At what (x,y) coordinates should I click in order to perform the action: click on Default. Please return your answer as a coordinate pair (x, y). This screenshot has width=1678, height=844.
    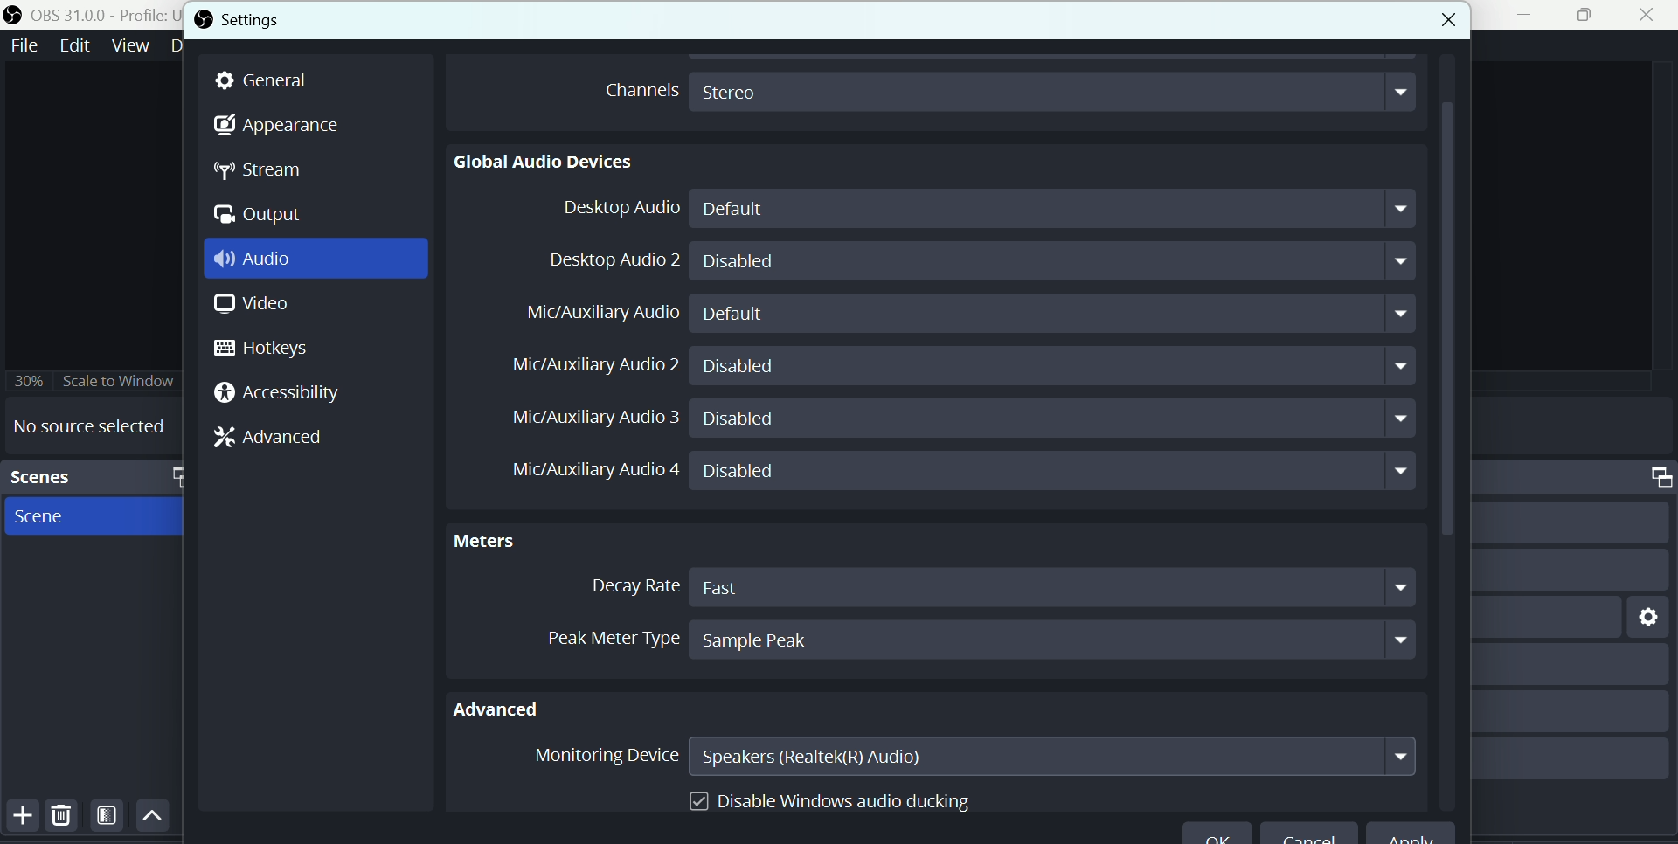
    Looking at the image, I should click on (1058, 209).